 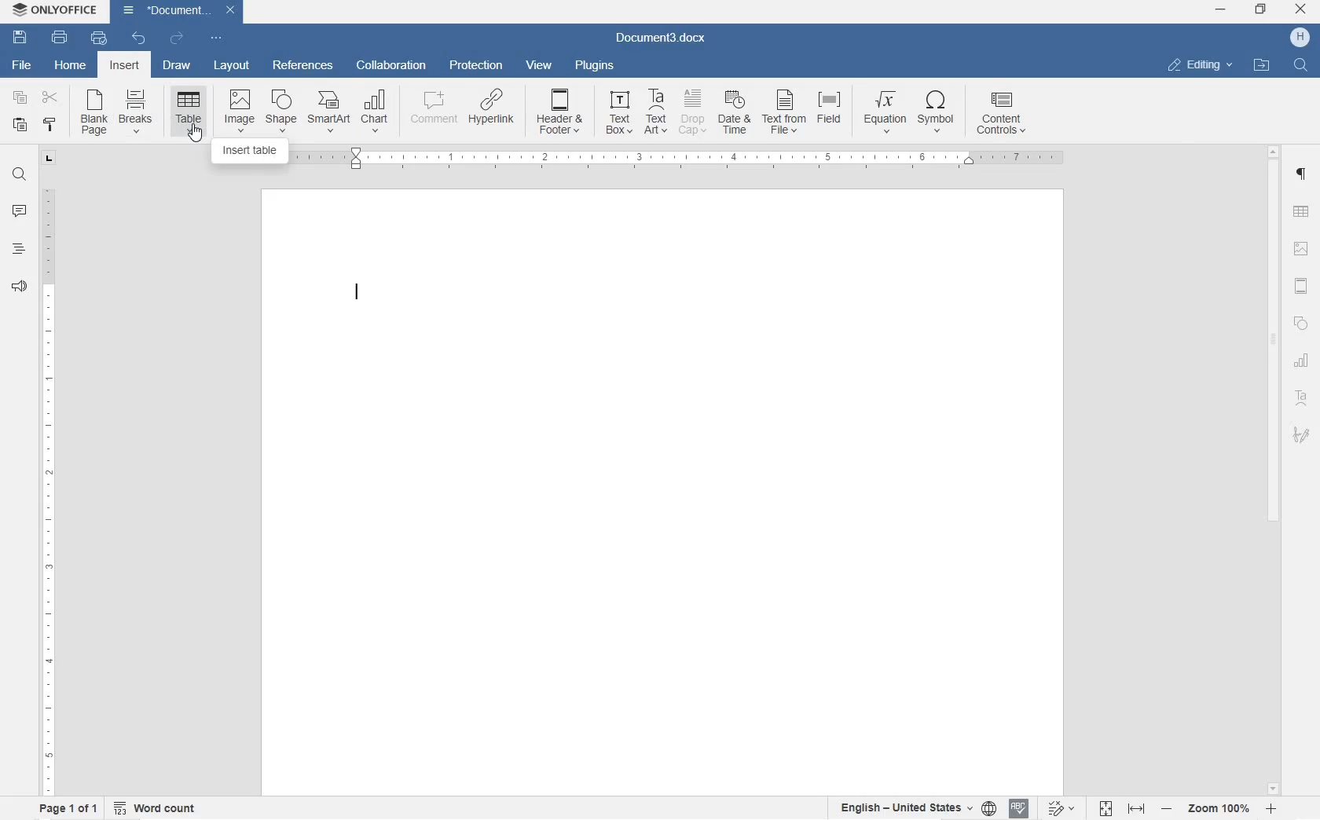 What do you see at coordinates (657, 112) in the screenshot?
I see `TextArt` at bounding box center [657, 112].